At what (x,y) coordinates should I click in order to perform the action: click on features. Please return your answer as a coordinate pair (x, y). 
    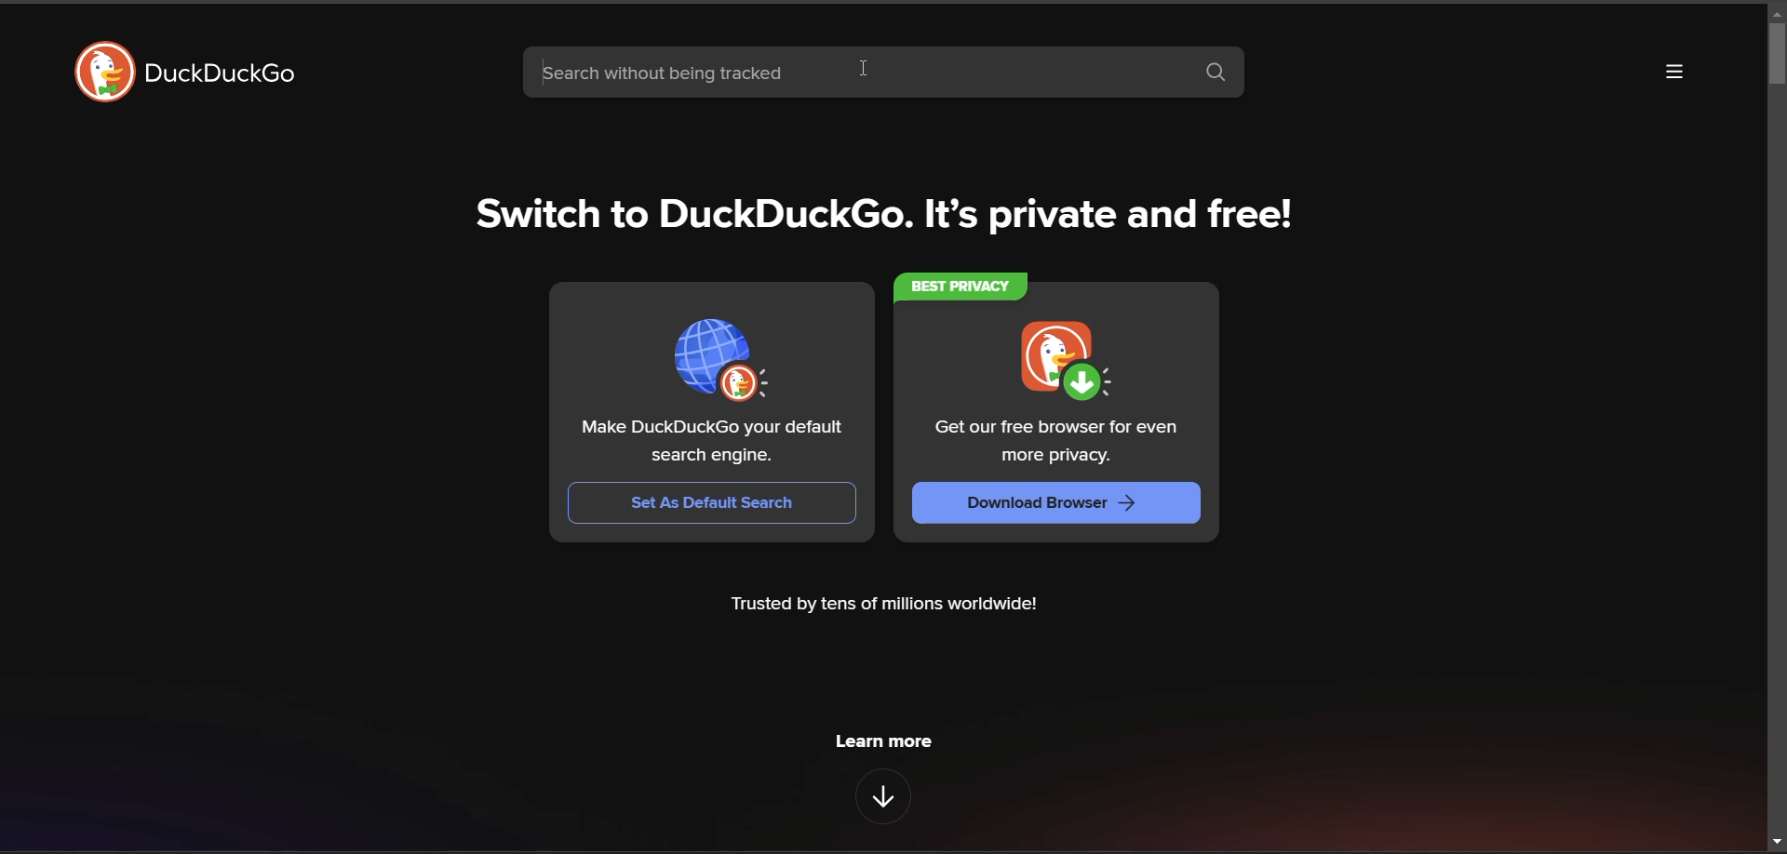
    Looking at the image, I should click on (878, 798).